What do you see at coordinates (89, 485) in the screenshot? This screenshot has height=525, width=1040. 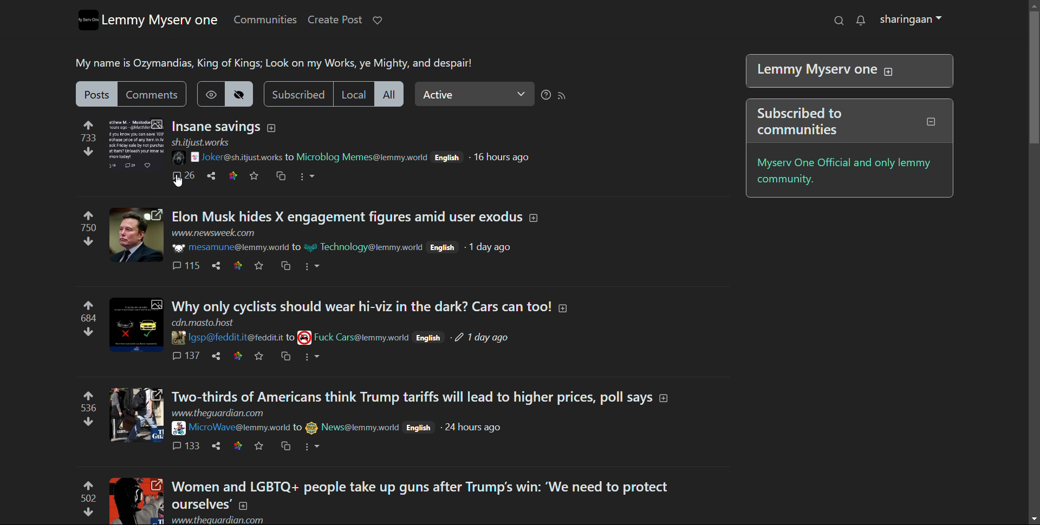 I see `upvotes` at bounding box center [89, 485].